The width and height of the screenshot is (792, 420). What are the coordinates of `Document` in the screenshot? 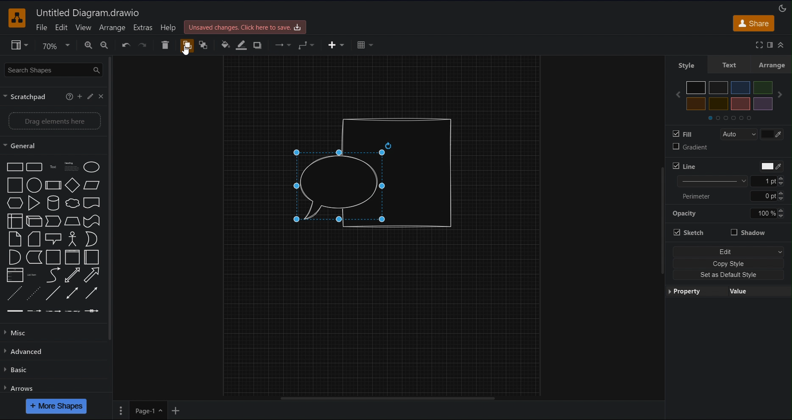 It's located at (92, 203).